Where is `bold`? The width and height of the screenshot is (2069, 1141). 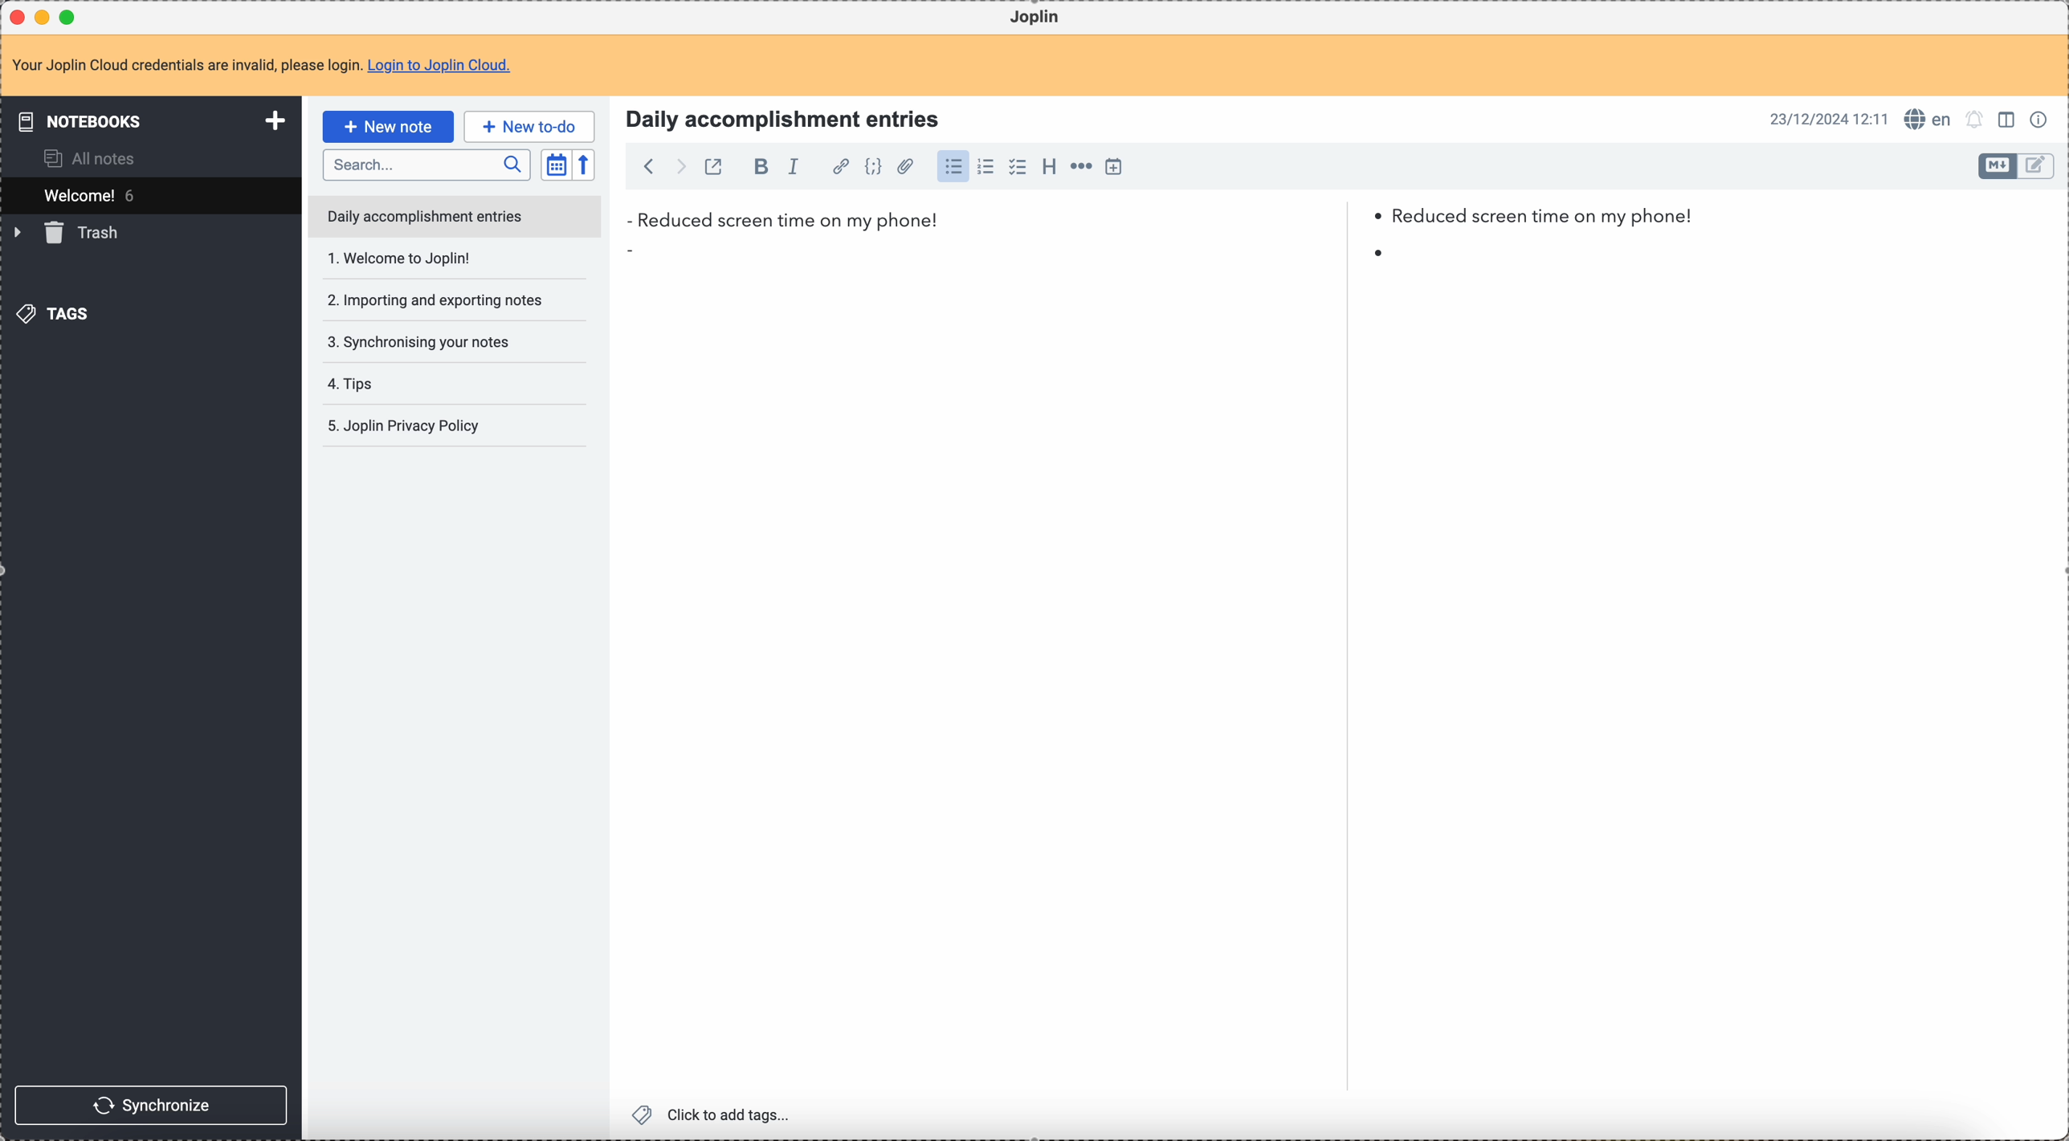
bold is located at coordinates (757, 168).